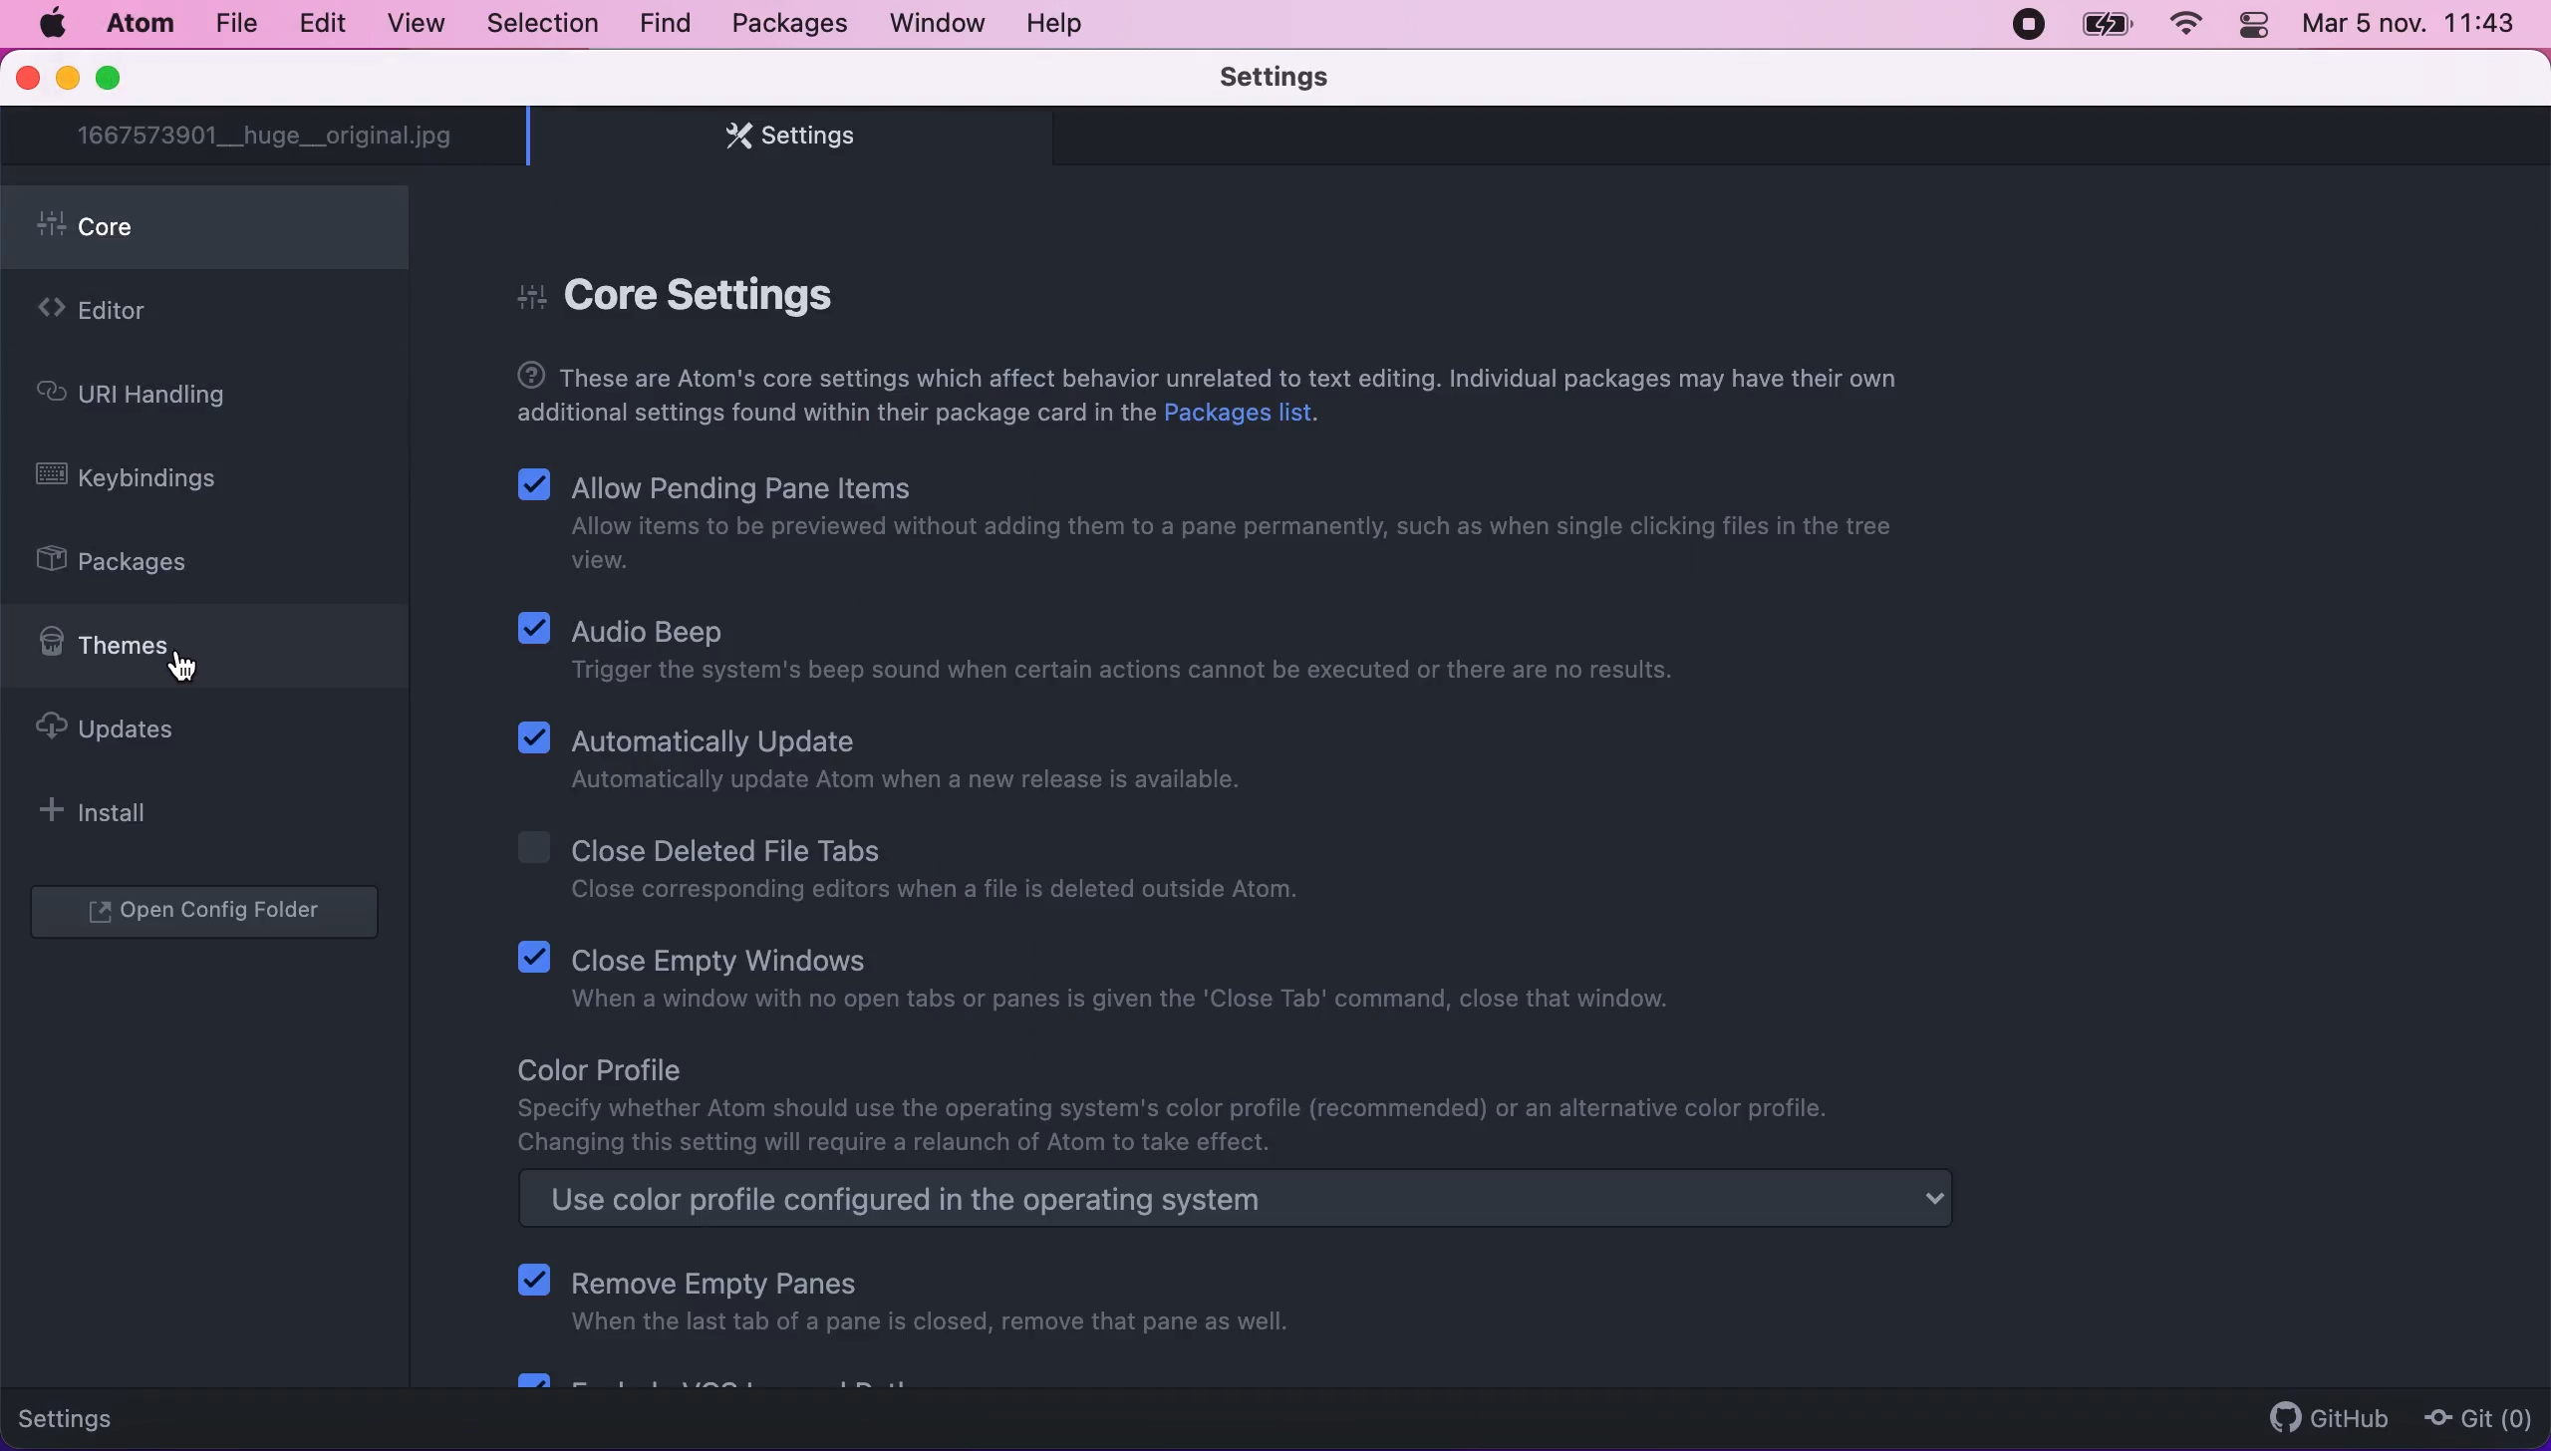 The height and width of the screenshot is (1451, 2551). I want to click on file, so click(234, 27).